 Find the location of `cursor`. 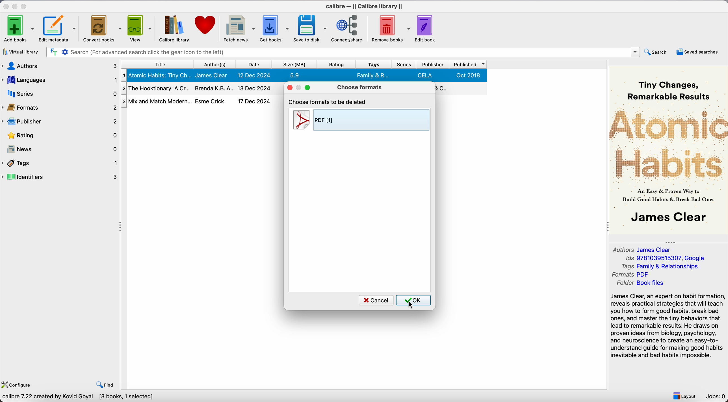

cursor is located at coordinates (411, 305).